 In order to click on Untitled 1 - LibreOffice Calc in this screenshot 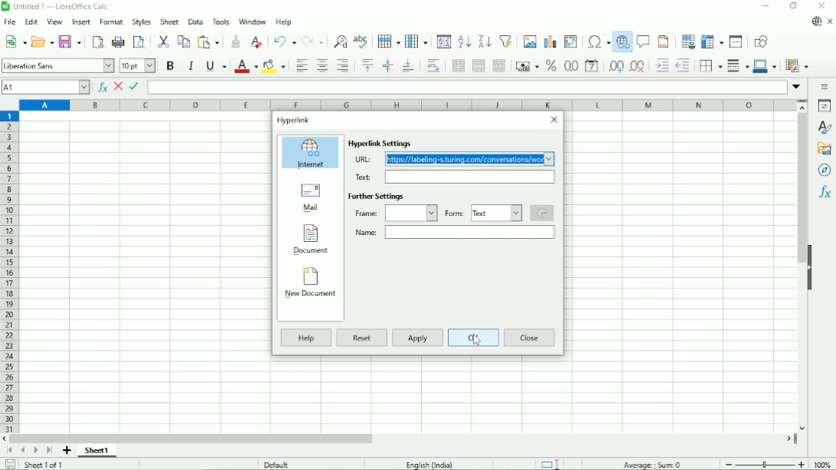, I will do `click(58, 7)`.